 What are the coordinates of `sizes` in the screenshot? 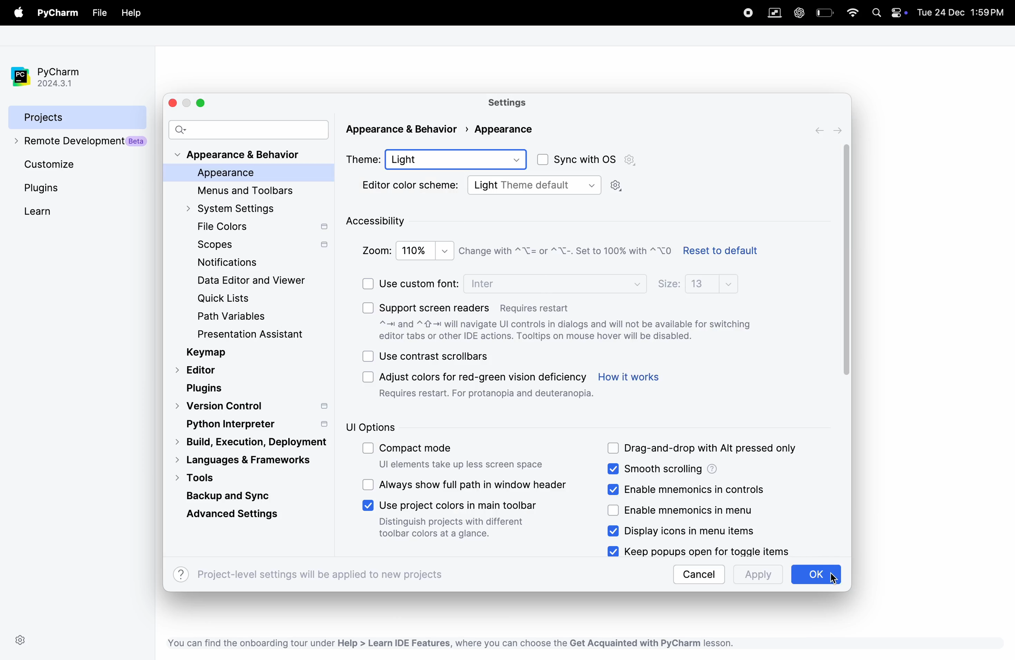 It's located at (668, 285).